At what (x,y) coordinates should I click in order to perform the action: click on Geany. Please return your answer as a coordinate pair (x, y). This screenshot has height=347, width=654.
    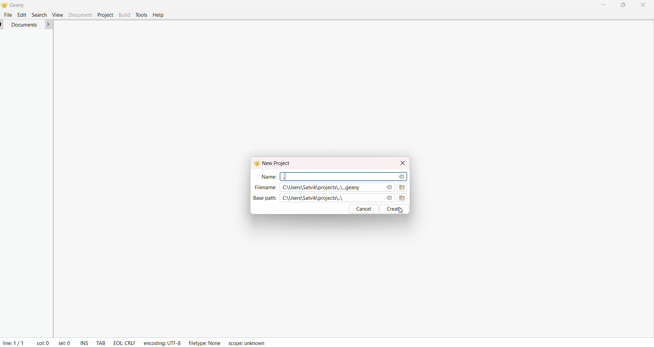
    Looking at the image, I should click on (20, 4).